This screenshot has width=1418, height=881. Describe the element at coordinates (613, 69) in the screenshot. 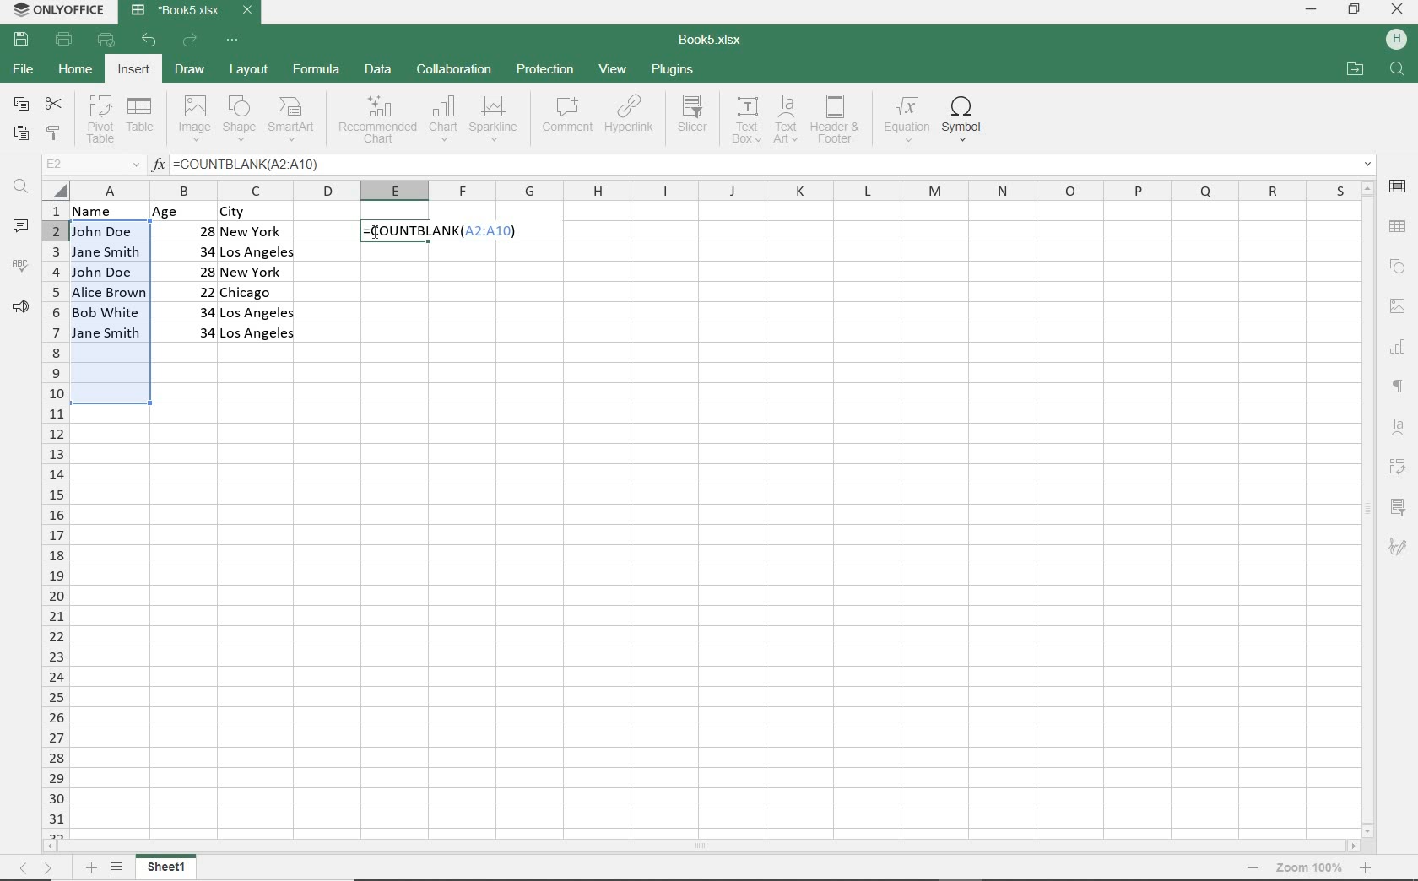

I see `VIEW` at that location.